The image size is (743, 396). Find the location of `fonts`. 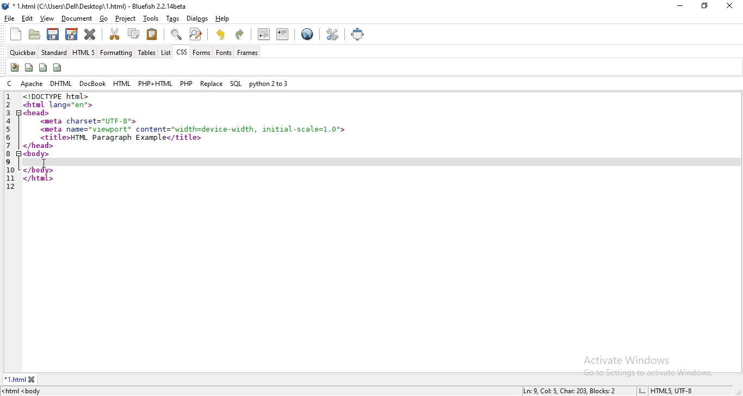

fonts is located at coordinates (224, 52).